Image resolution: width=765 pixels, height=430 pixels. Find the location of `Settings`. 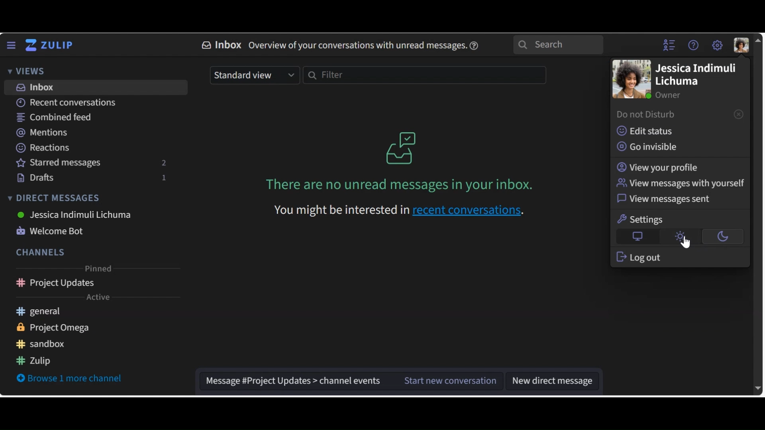

Settings is located at coordinates (642, 219).